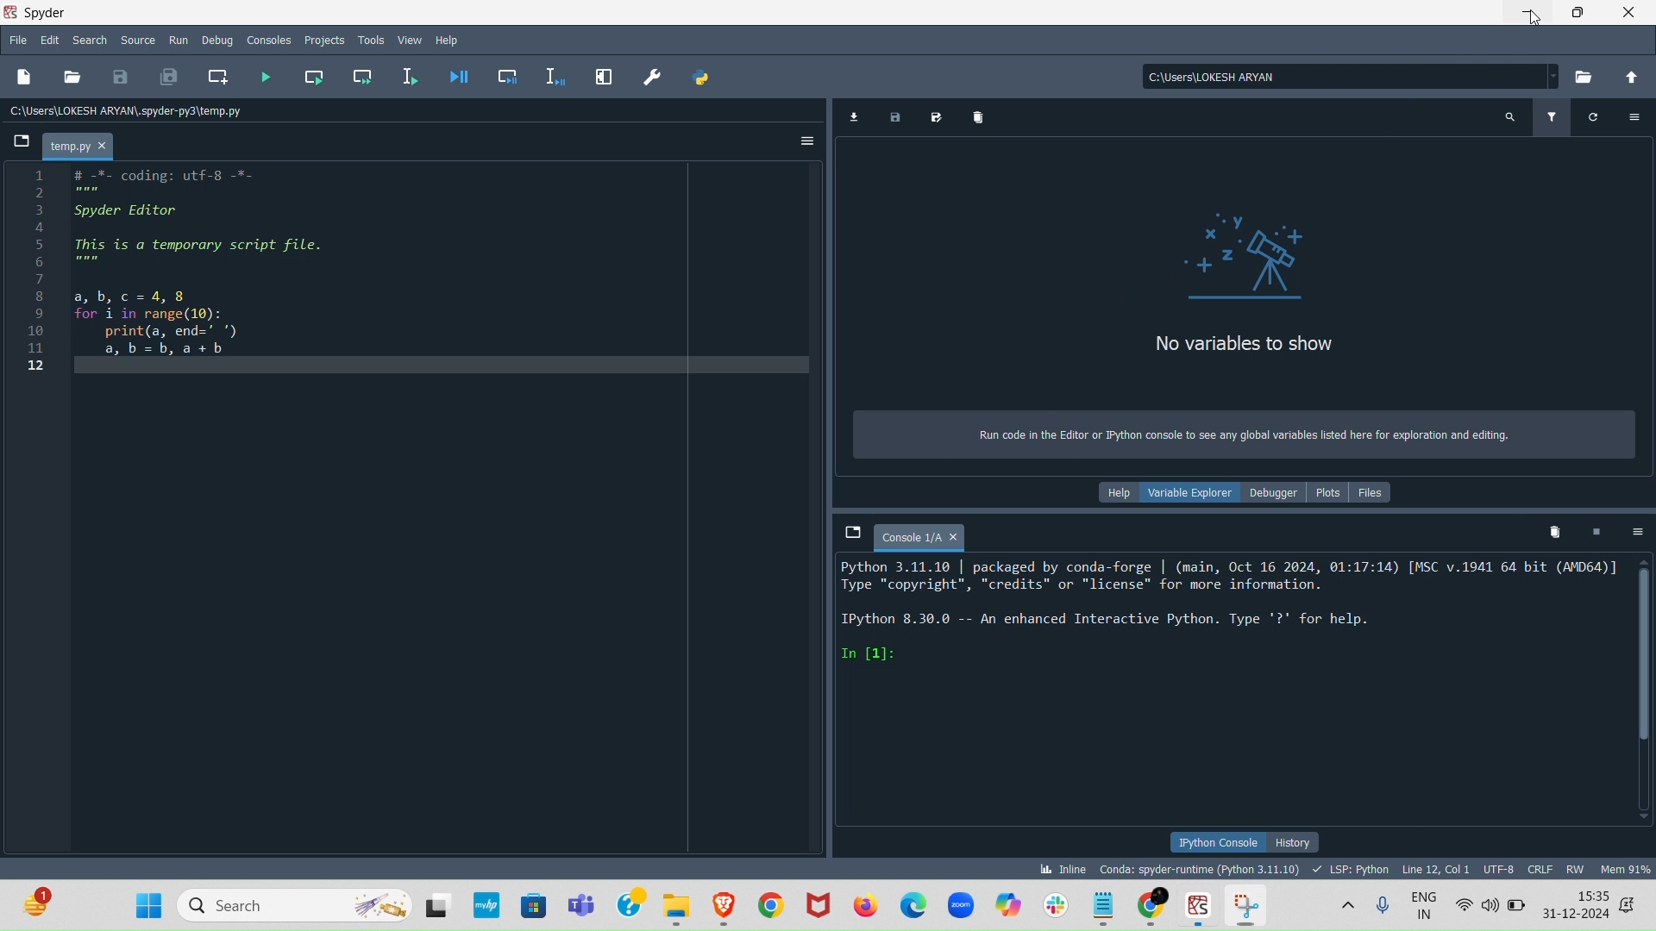 This screenshot has width=1656, height=931. Describe the element at coordinates (1216, 842) in the screenshot. I see `IPython console` at that location.